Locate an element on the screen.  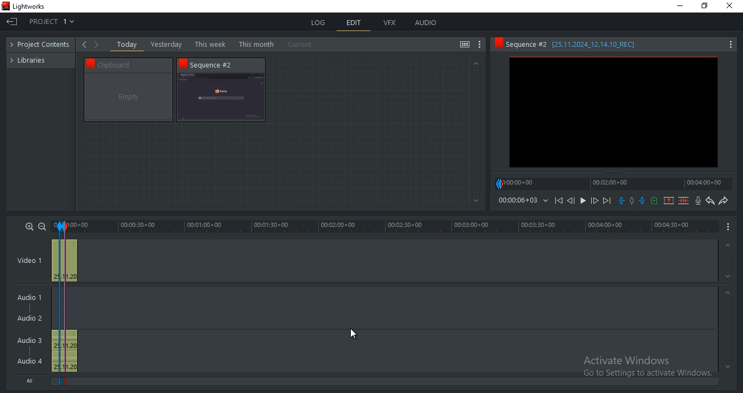
show menu is located at coordinates (729, 226).